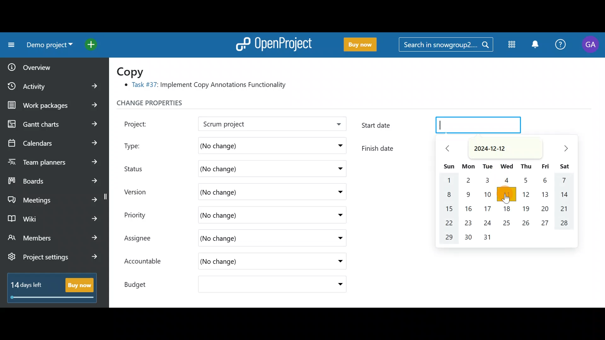 The image size is (605, 340). Describe the element at coordinates (242, 263) in the screenshot. I see `(No change)` at that location.